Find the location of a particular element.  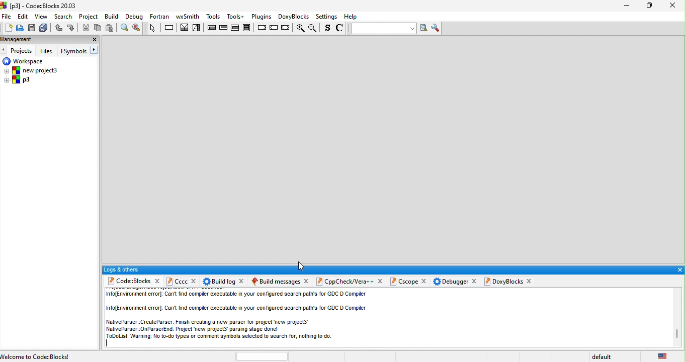

plugins is located at coordinates (260, 17).